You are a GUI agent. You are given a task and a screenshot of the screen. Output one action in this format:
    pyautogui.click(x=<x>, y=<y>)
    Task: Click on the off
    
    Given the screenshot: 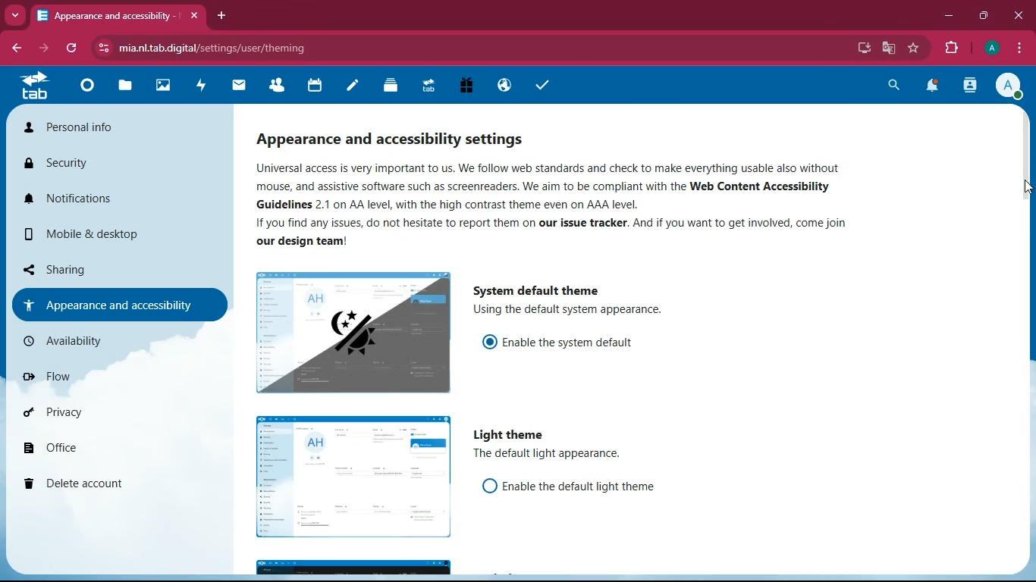 What is the action you would take?
    pyautogui.click(x=488, y=485)
    